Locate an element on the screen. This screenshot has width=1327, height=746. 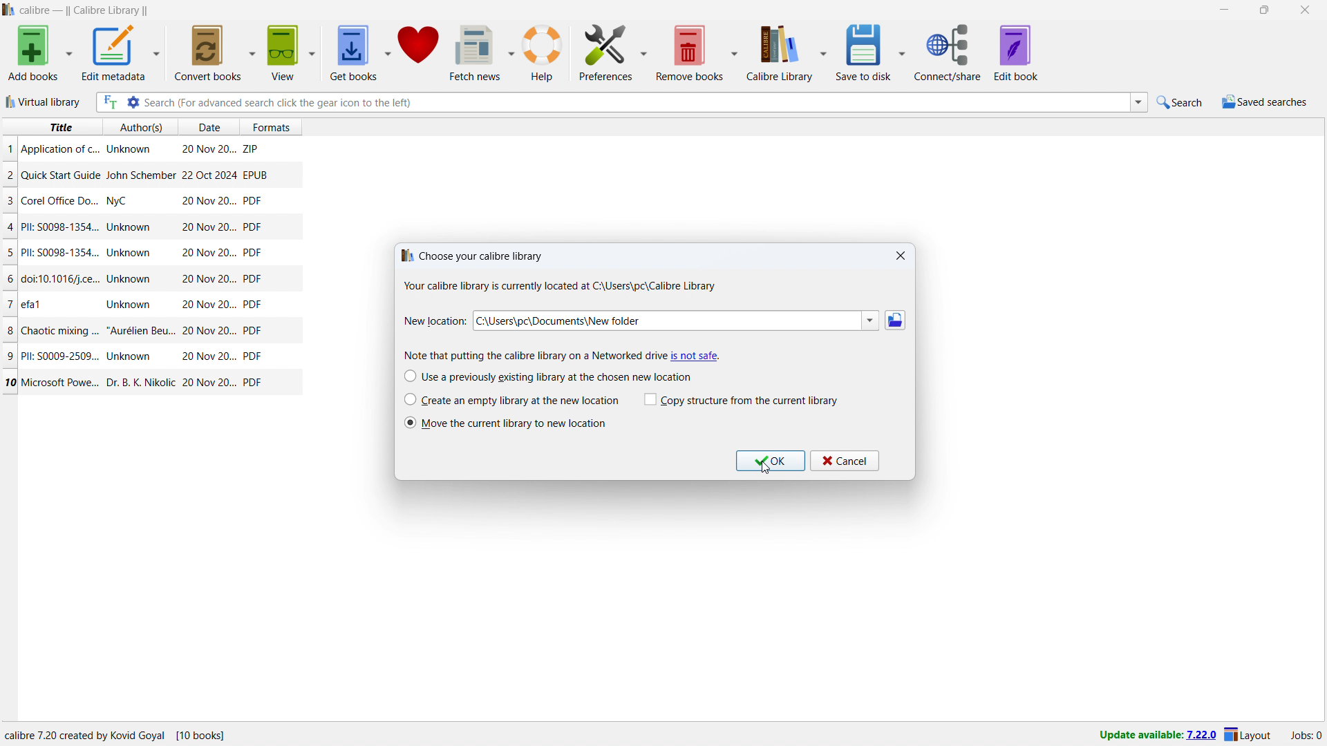
view options is located at coordinates (313, 52).